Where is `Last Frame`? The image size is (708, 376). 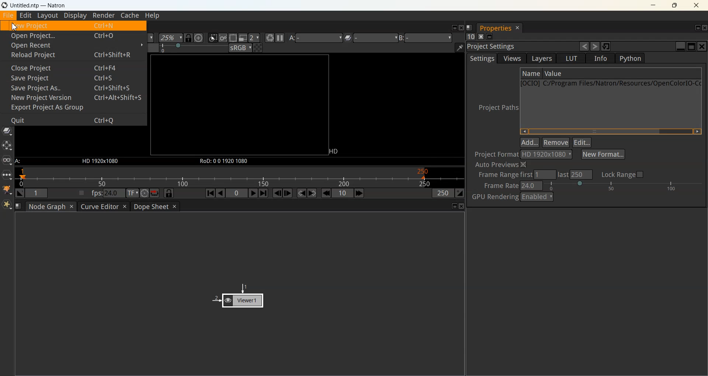 Last Frame is located at coordinates (264, 193).